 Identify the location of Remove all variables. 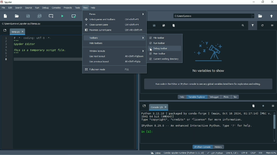
(174, 25).